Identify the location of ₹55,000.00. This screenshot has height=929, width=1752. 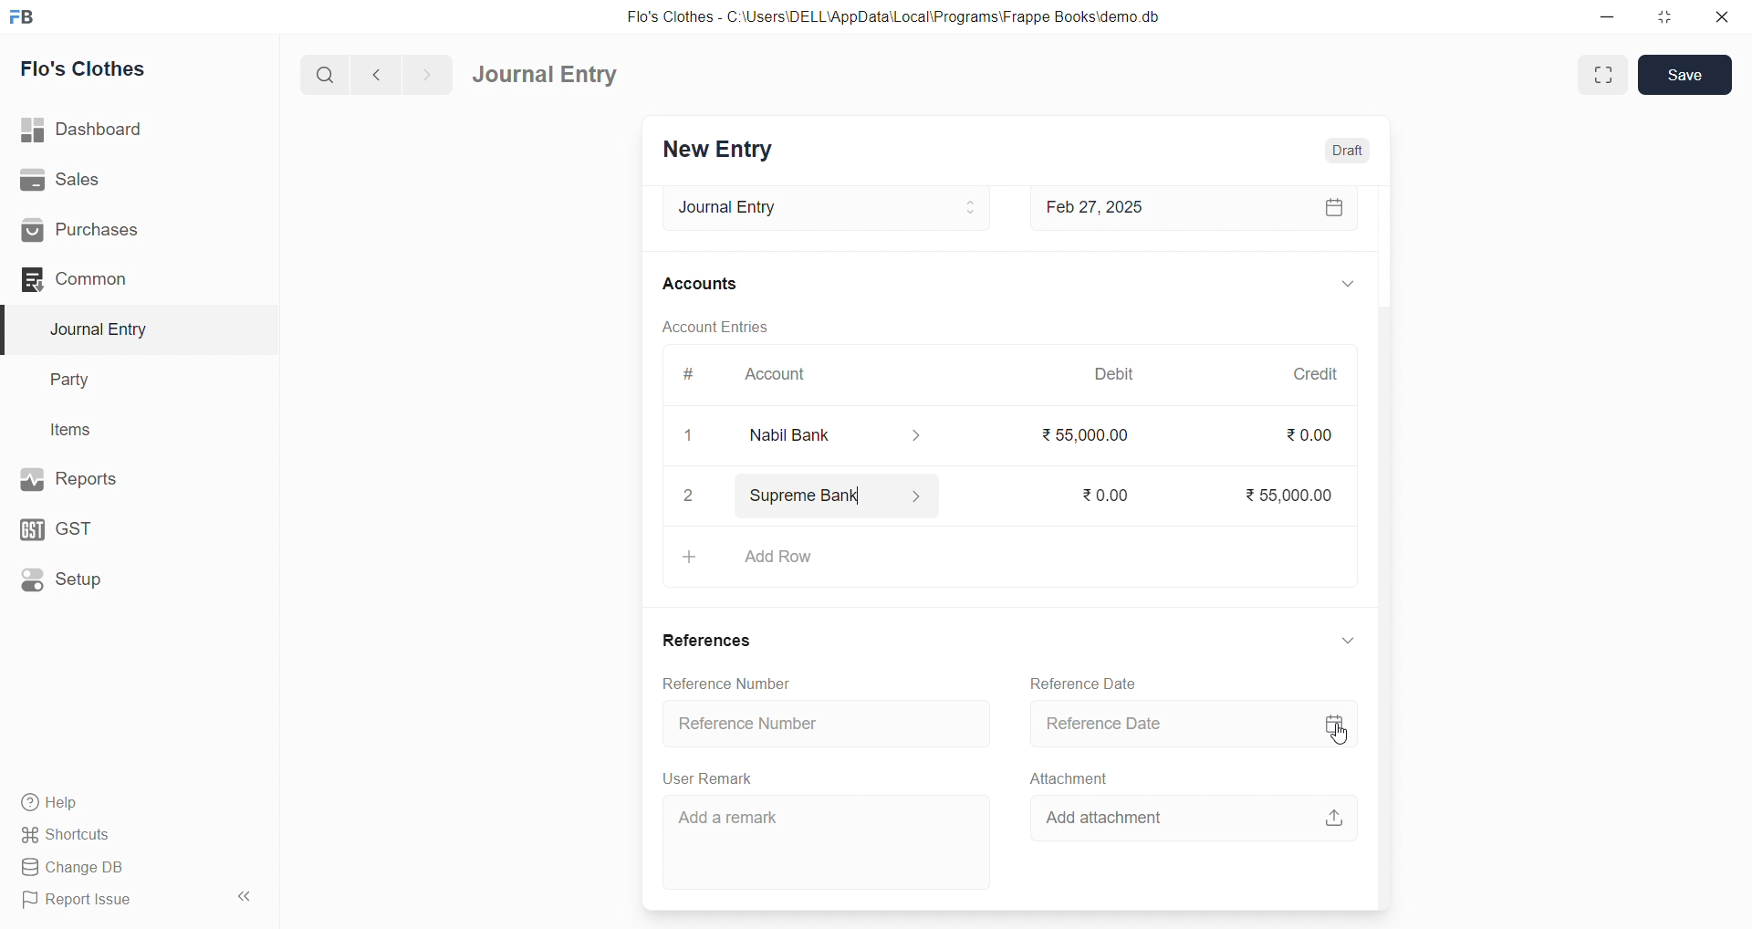
(1280, 493).